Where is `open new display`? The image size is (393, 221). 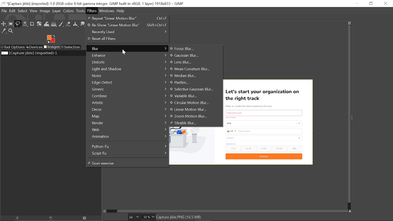 open new display is located at coordinates (49, 218).